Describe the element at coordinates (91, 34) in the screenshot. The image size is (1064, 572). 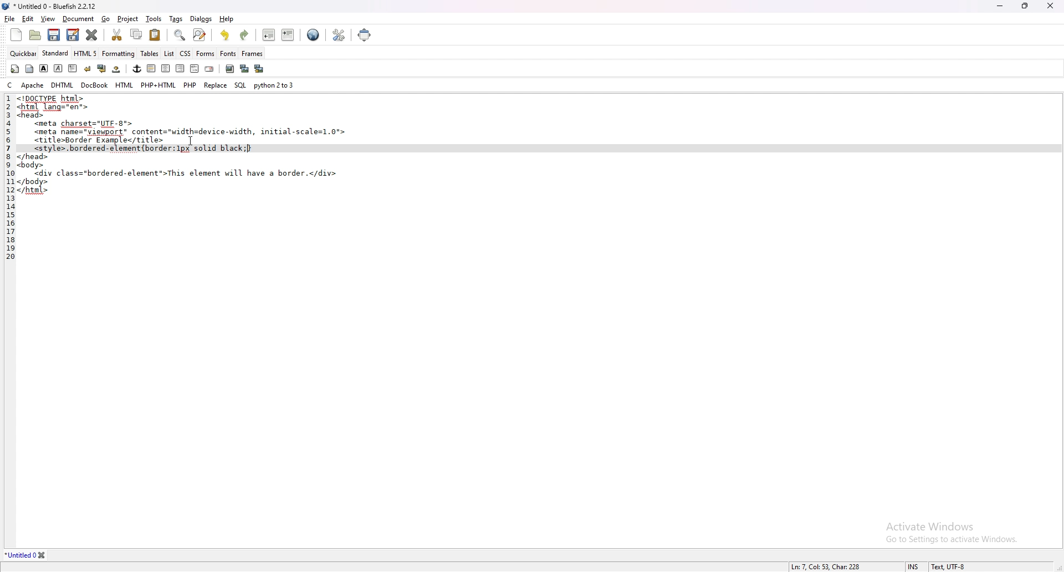
I see `close current file` at that location.